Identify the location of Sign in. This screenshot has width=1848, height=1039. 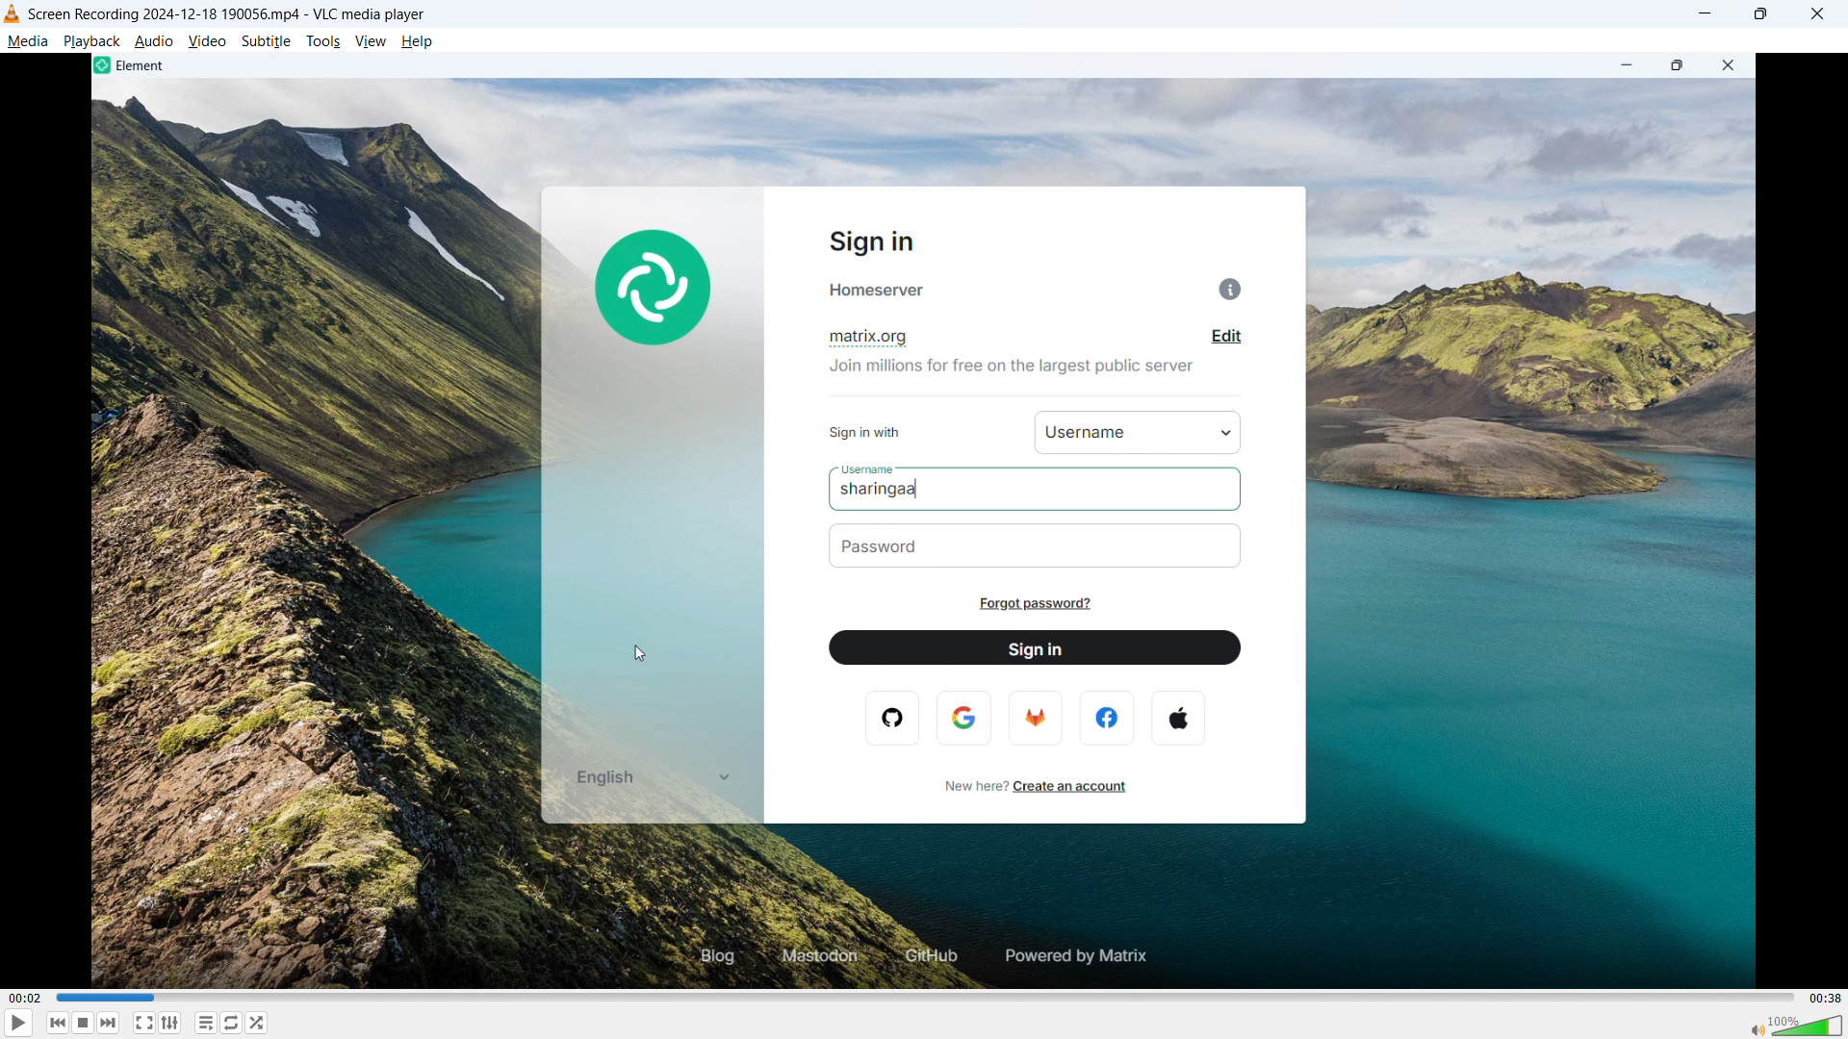
(1032, 647).